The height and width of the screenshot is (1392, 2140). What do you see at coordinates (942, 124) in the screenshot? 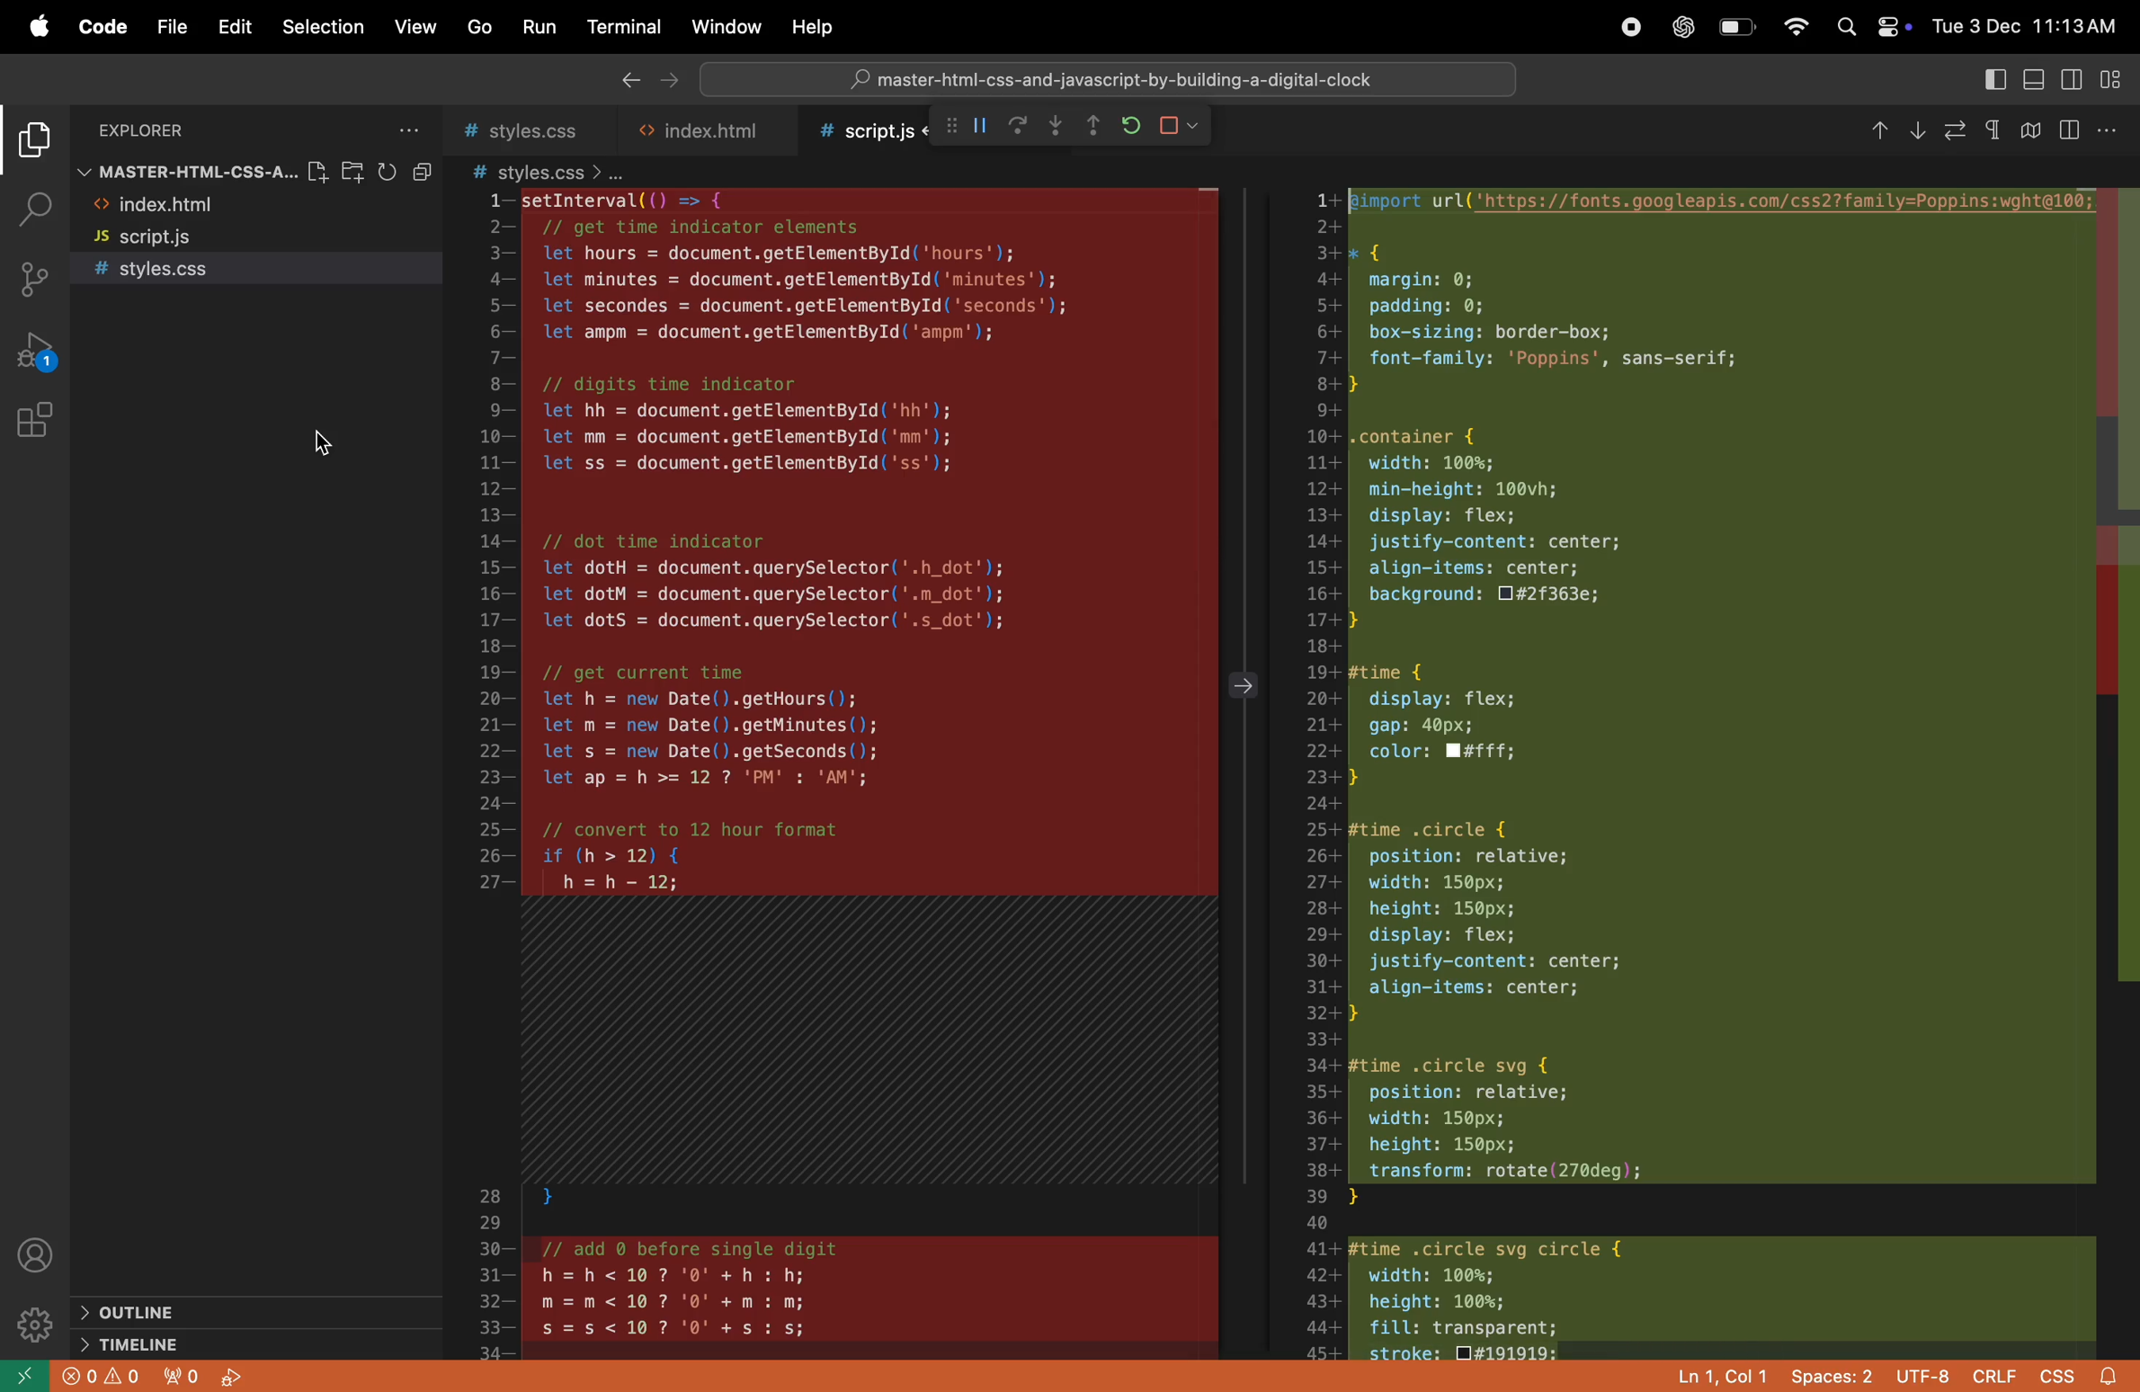
I see `call stack` at bounding box center [942, 124].